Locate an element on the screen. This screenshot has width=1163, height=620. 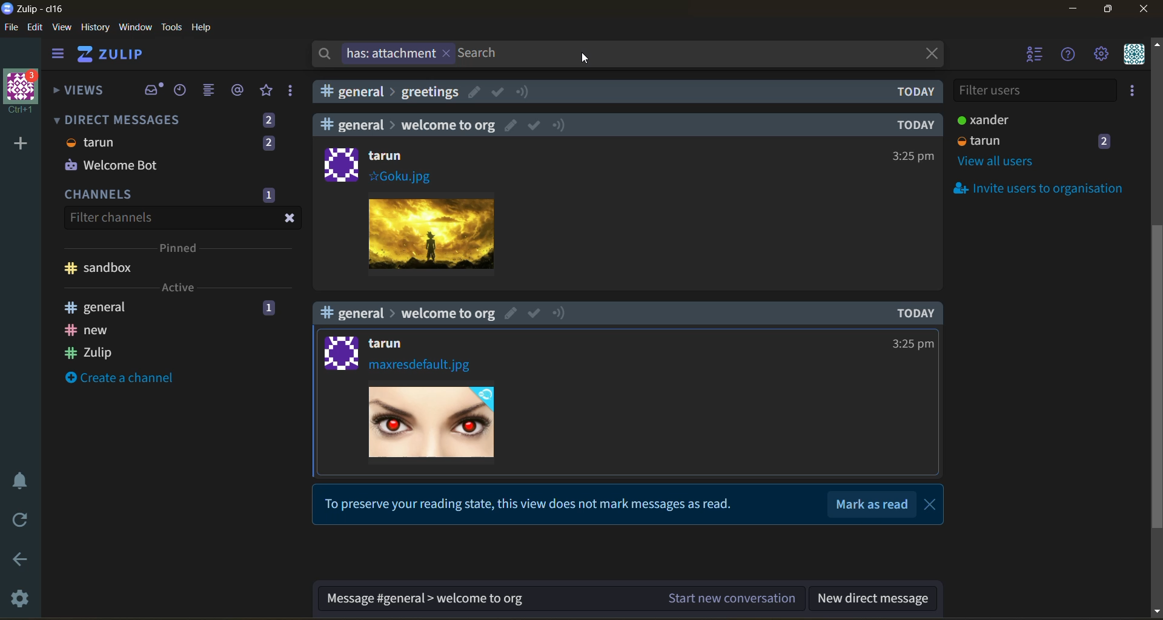
Mark as read is located at coordinates (873, 504).